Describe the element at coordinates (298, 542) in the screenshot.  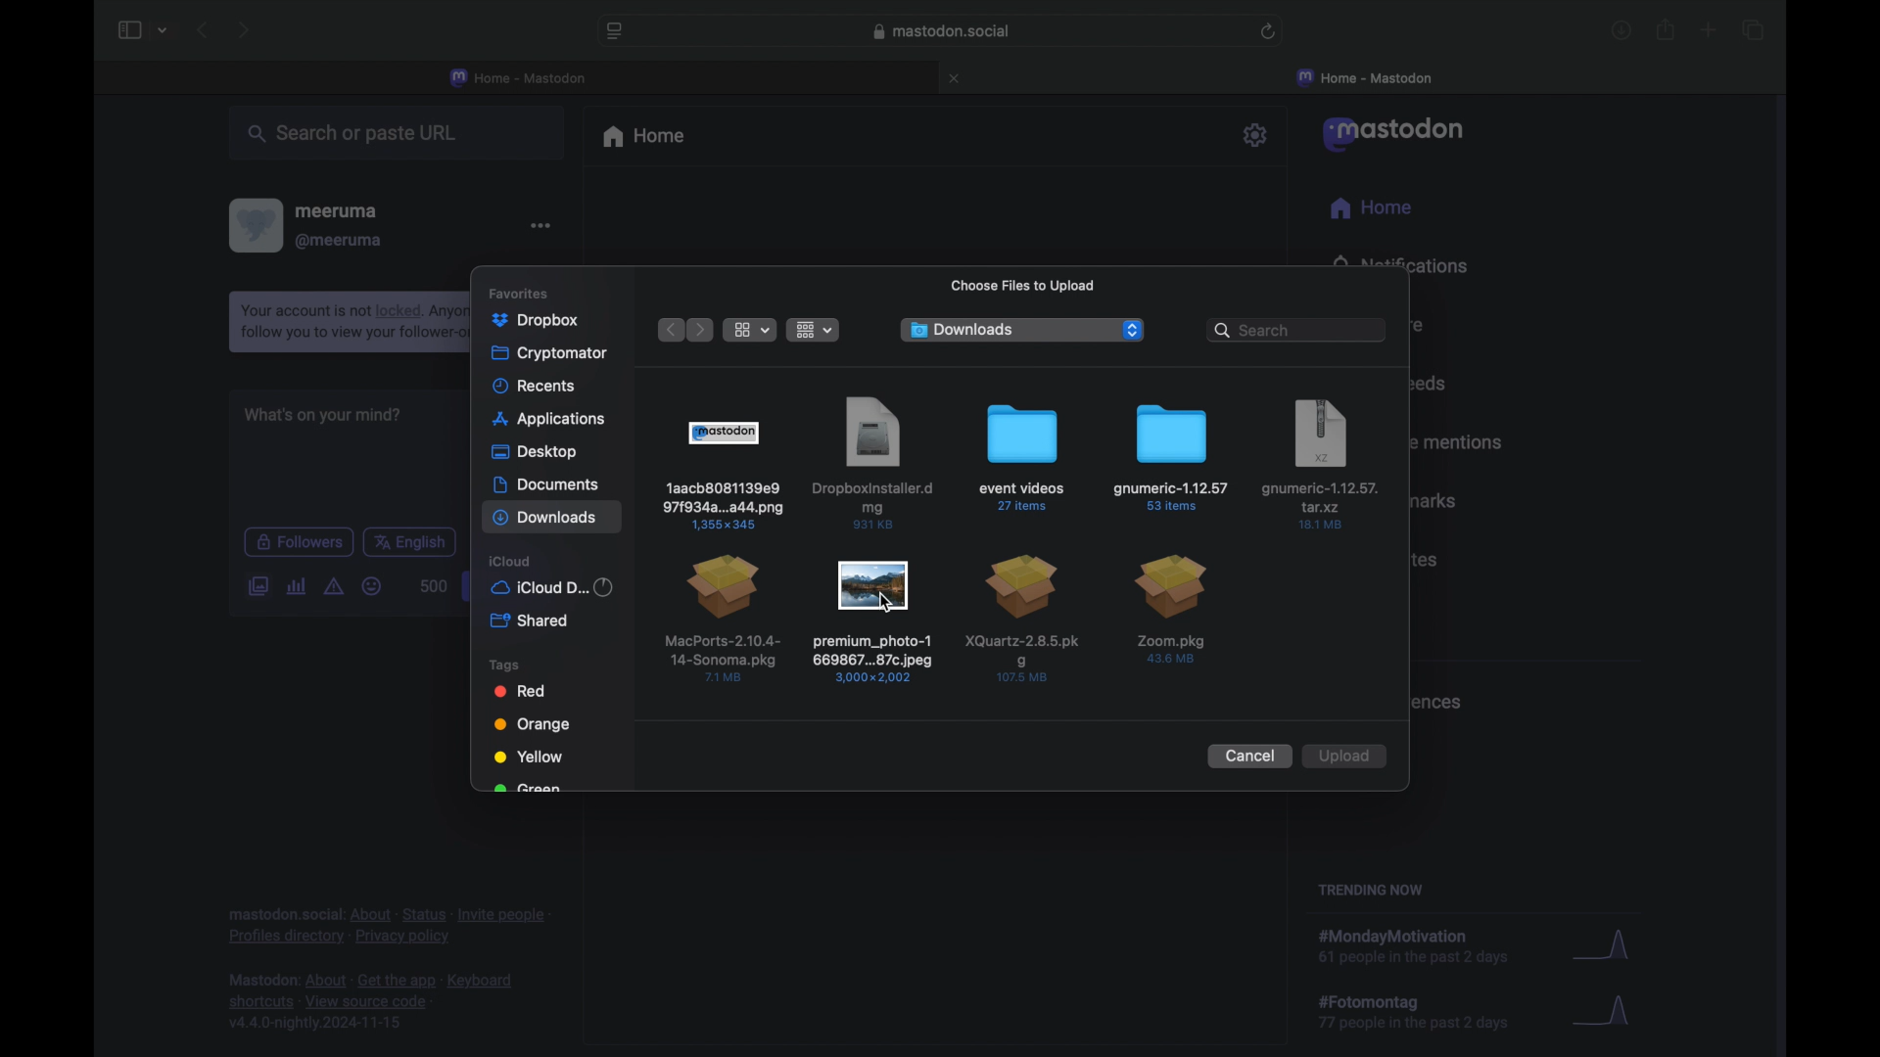
I see `followers` at that location.